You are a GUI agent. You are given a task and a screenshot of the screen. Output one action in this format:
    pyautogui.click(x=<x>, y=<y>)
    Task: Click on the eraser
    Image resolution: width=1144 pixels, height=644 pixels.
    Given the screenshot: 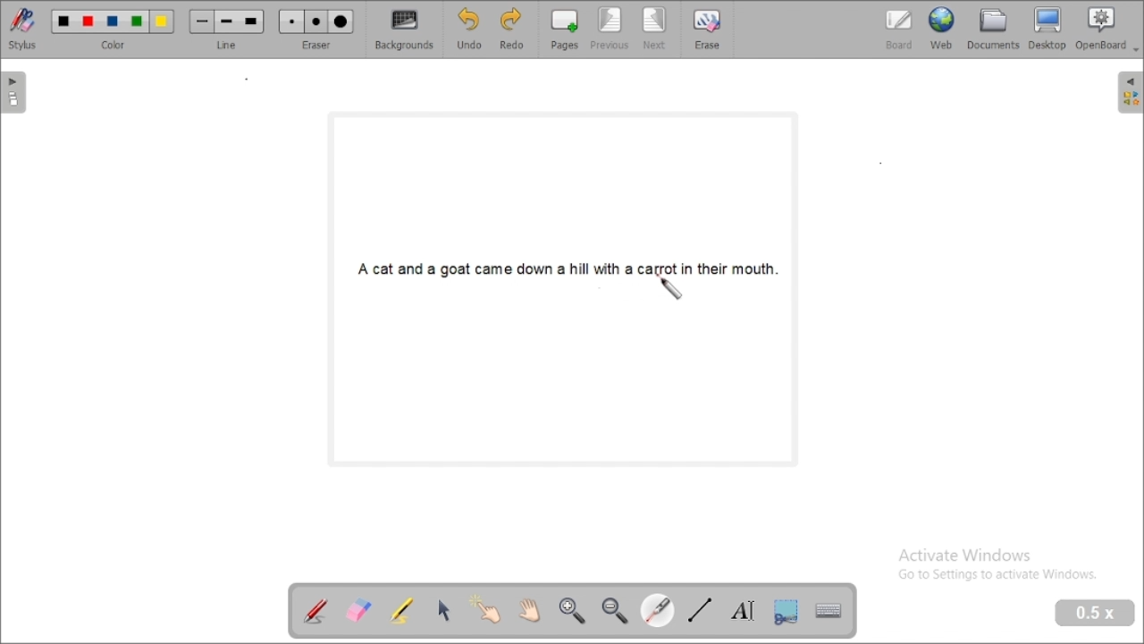 What is the action you would take?
    pyautogui.click(x=315, y=30)
    